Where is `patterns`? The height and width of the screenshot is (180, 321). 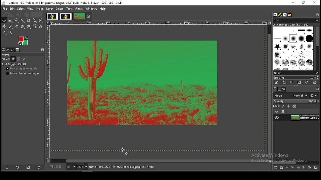 patterns is located at coordinates (280, 15).